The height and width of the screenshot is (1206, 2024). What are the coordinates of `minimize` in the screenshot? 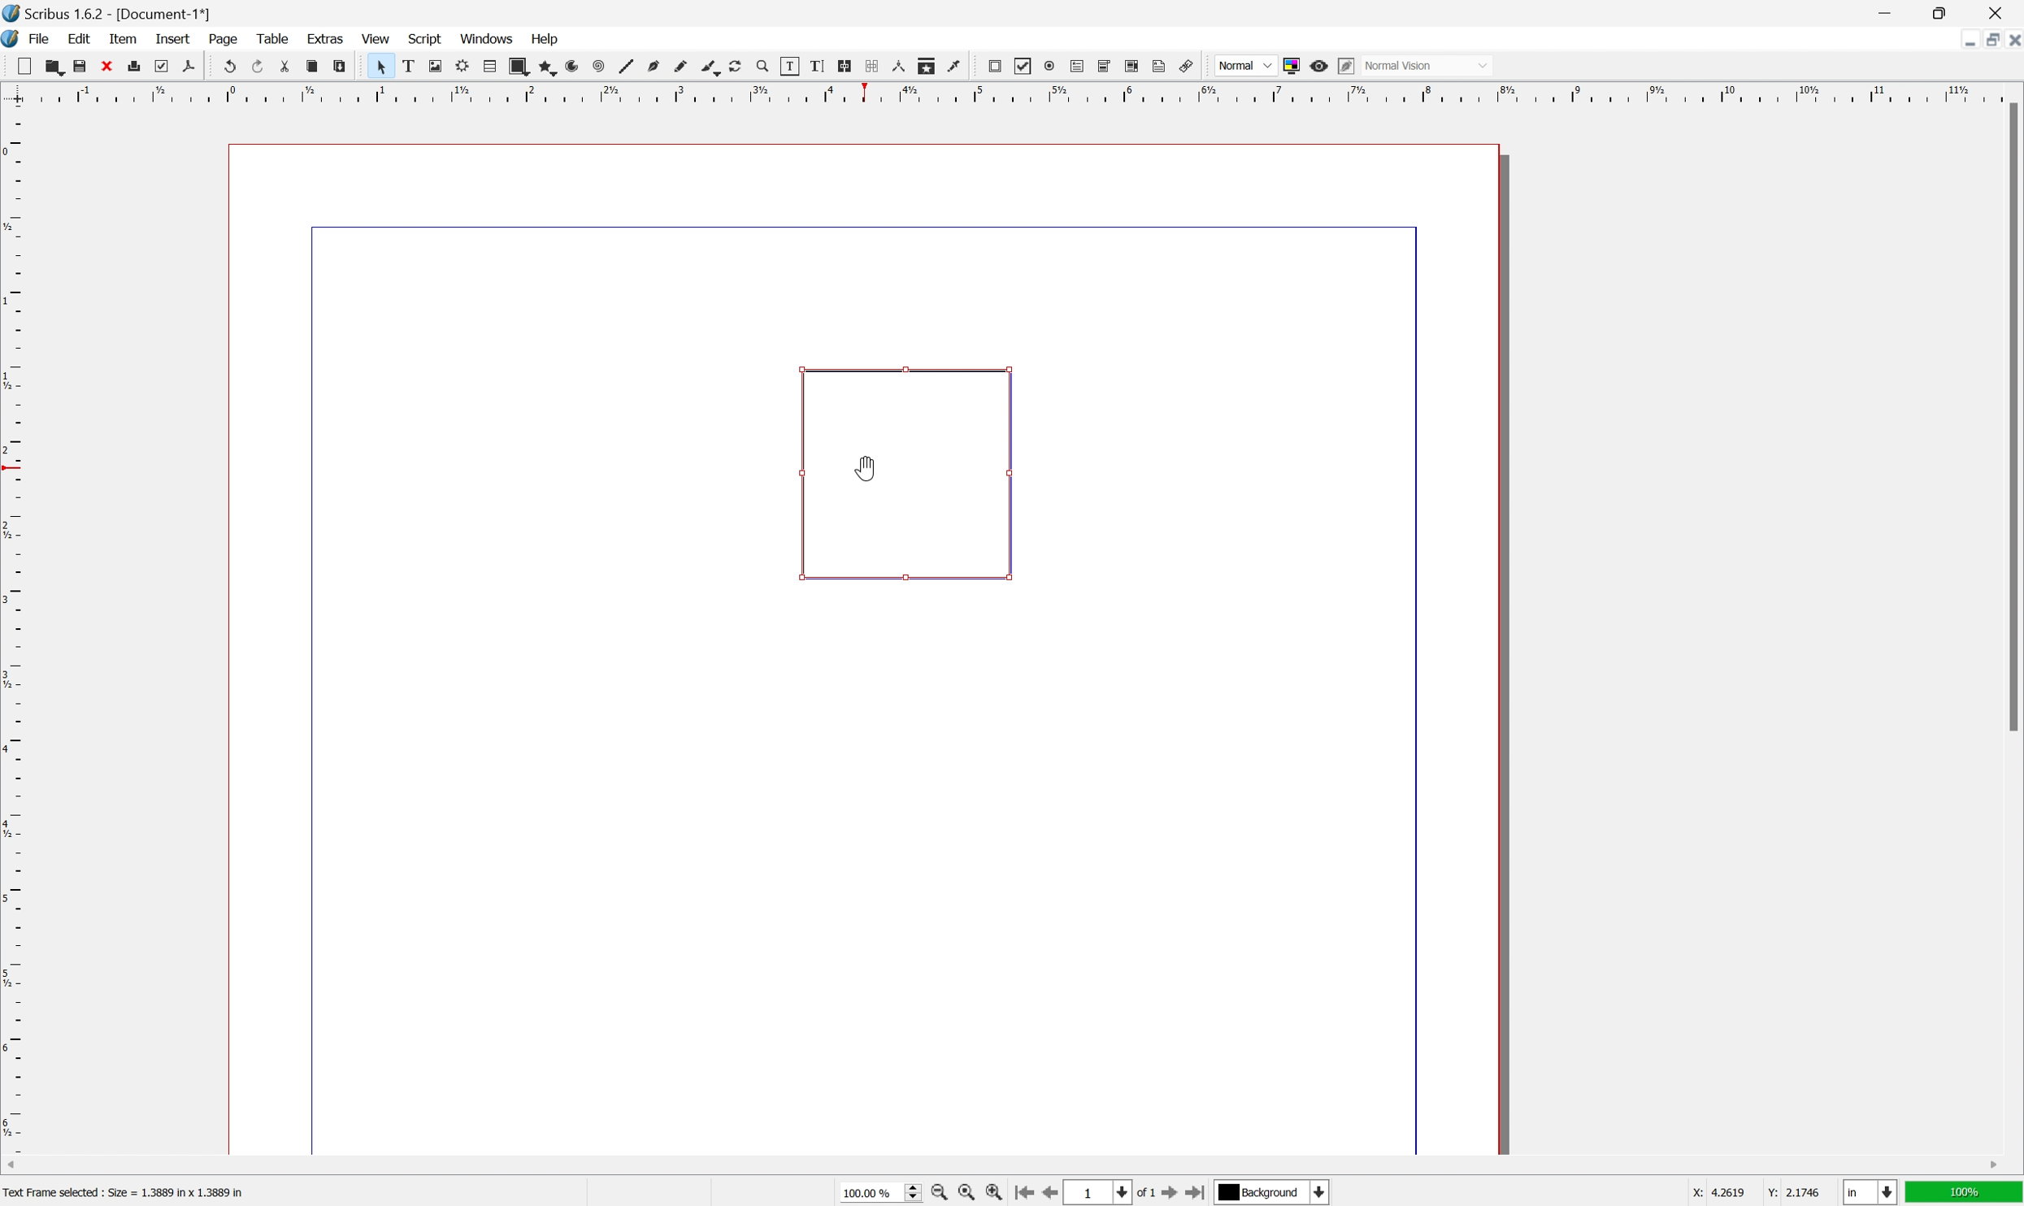 It's located at (1965, 41).